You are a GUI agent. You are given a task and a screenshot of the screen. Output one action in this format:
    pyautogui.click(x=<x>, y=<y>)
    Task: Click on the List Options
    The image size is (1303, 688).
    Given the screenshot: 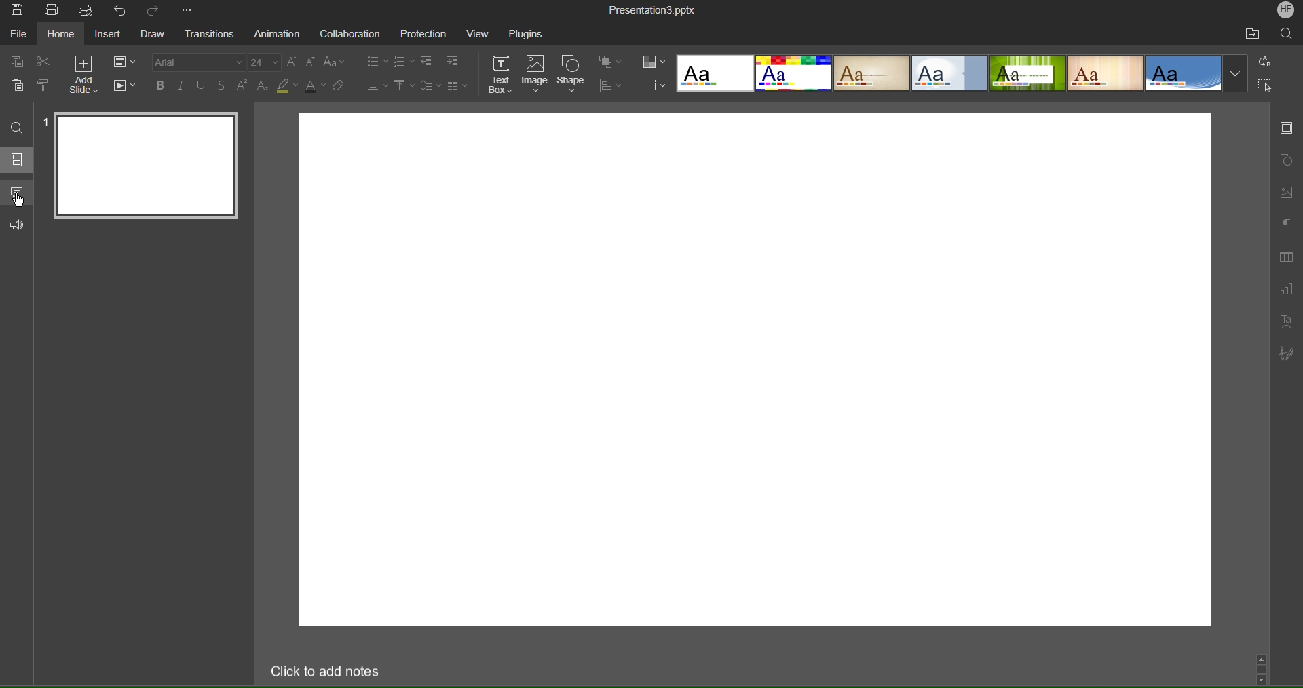 What is the action you would take?
    pyautogui.click(x=375, y=62)
    